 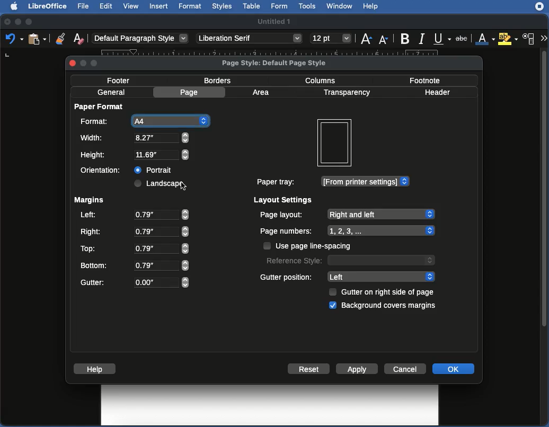 I want to click on Printer settings, so click(x=366, y=182).